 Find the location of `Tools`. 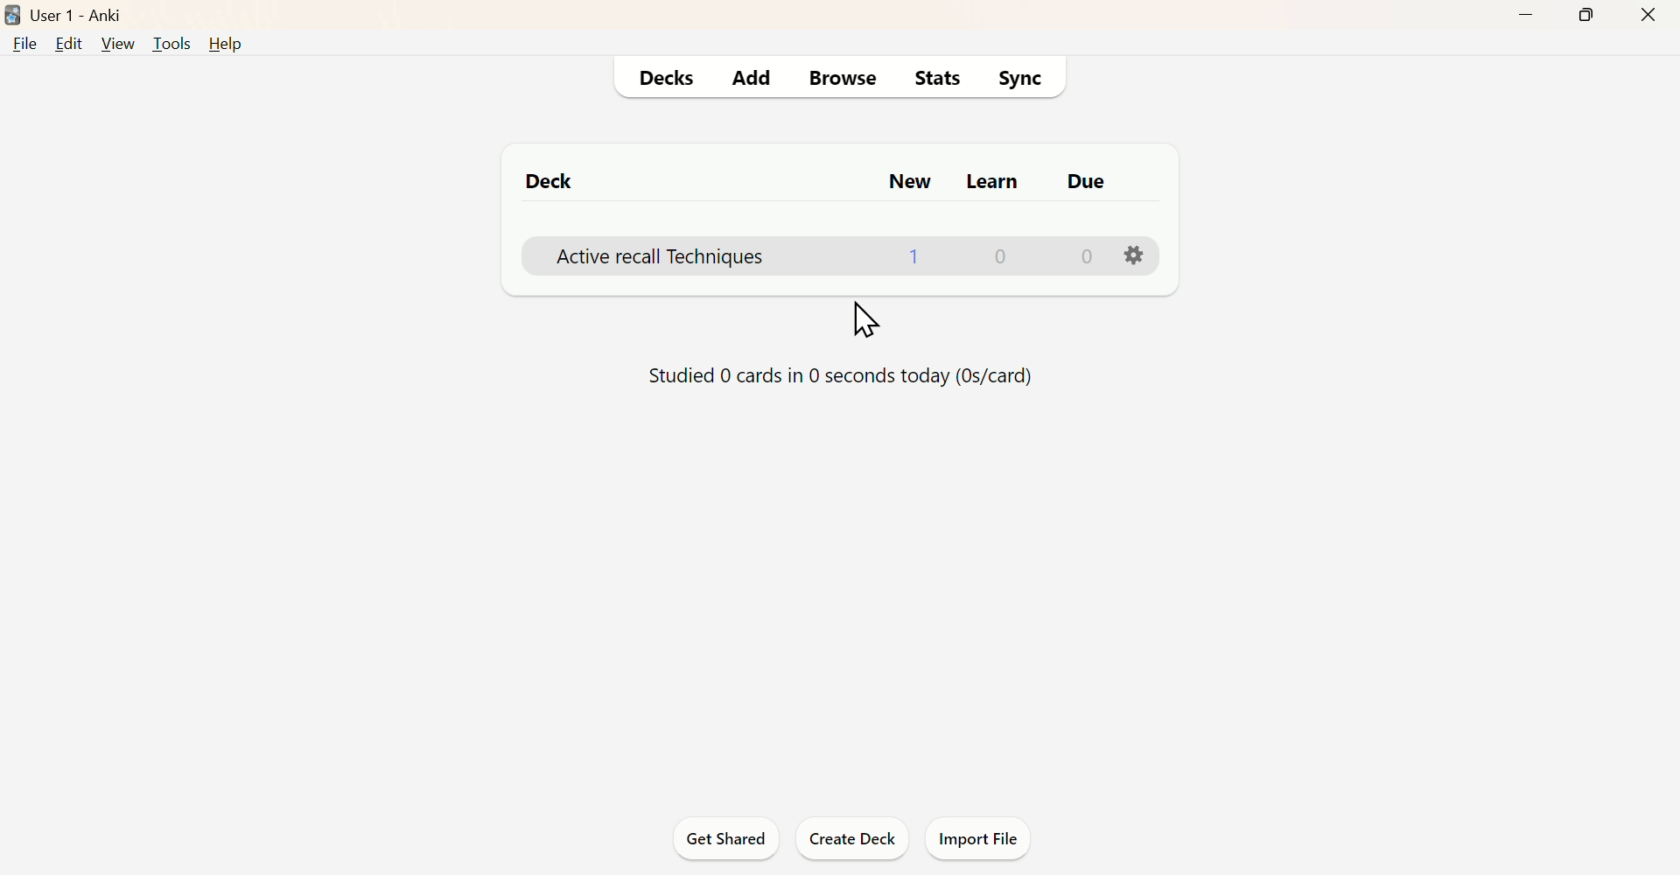

Tools is located at coordinates (167, 43).